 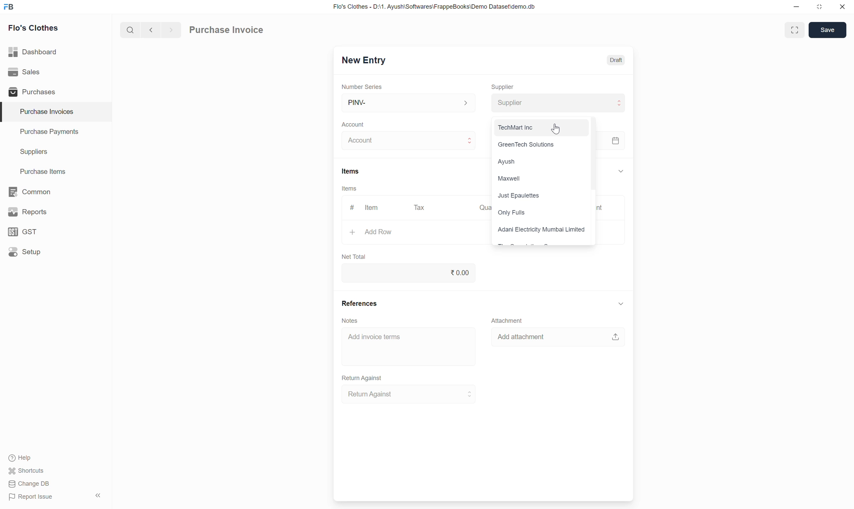 What do you see at coordinates (365, 208) in the screenshot?
I see `# Item` at bounding box center [365, 208].